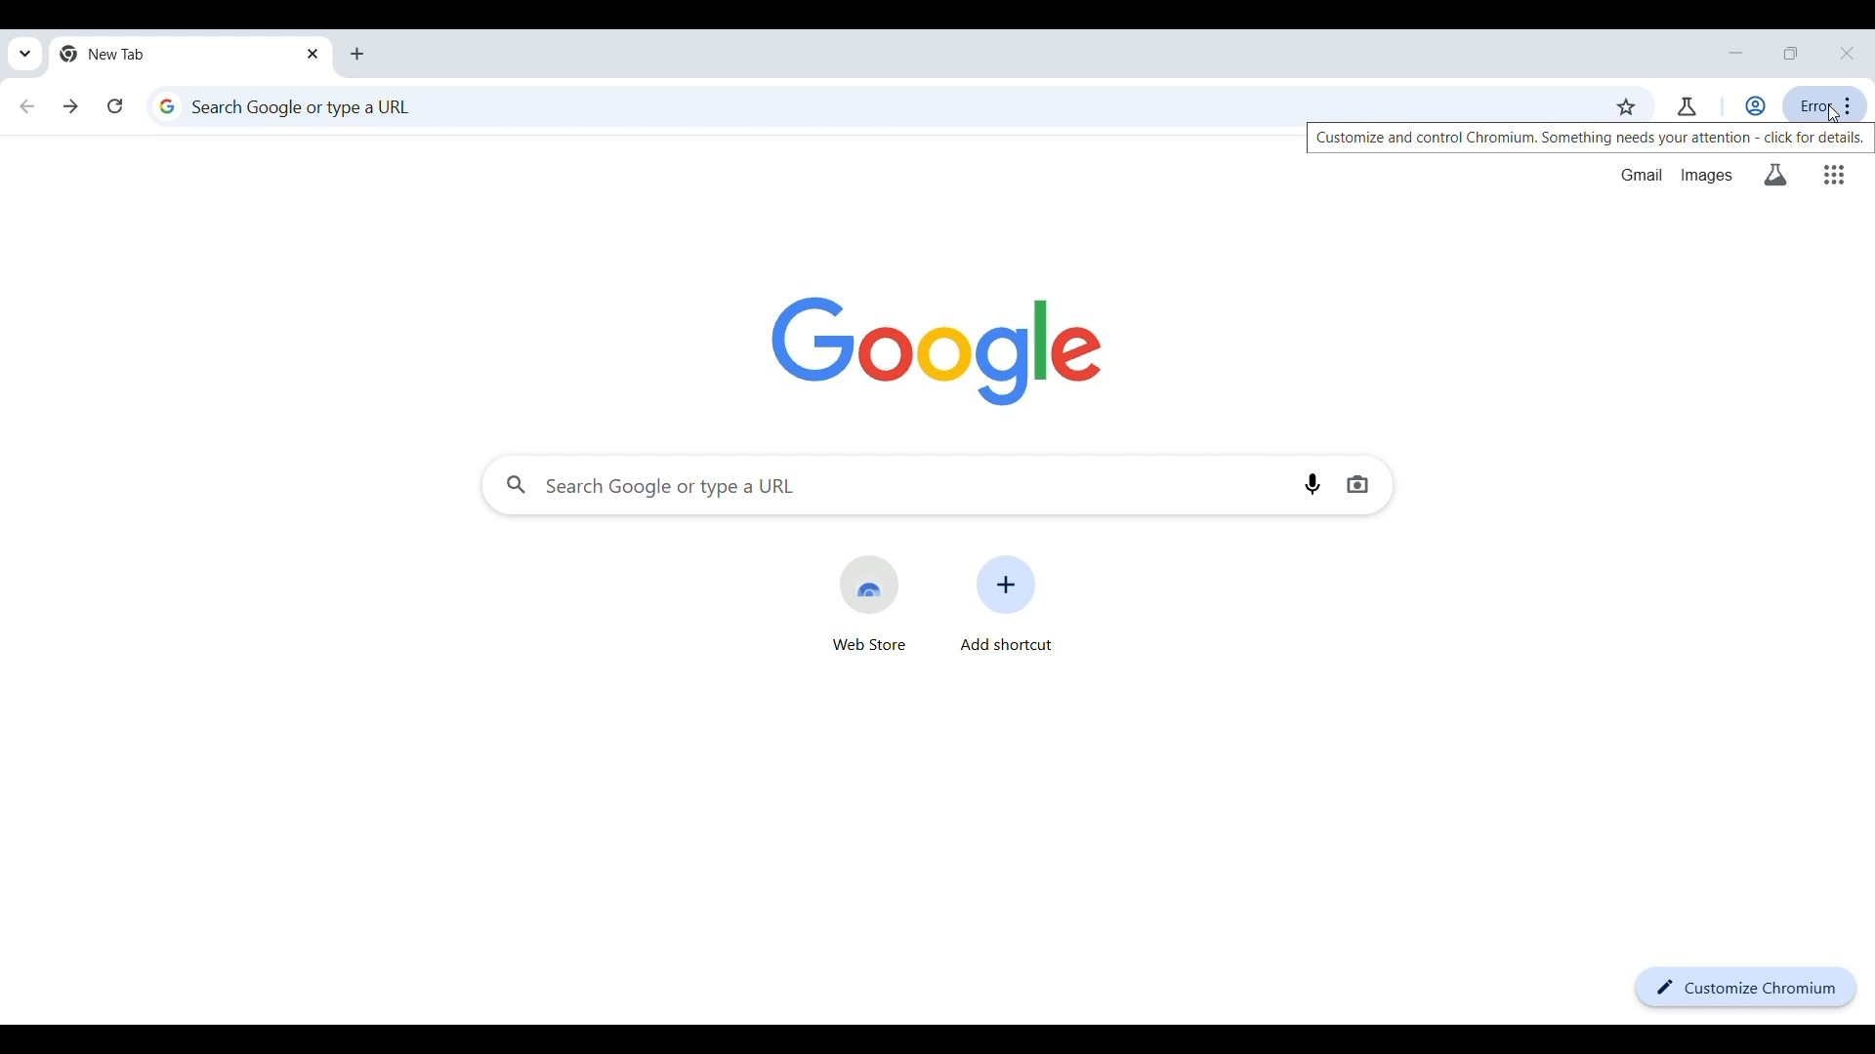  I want to click on error, so click(1825, 105).